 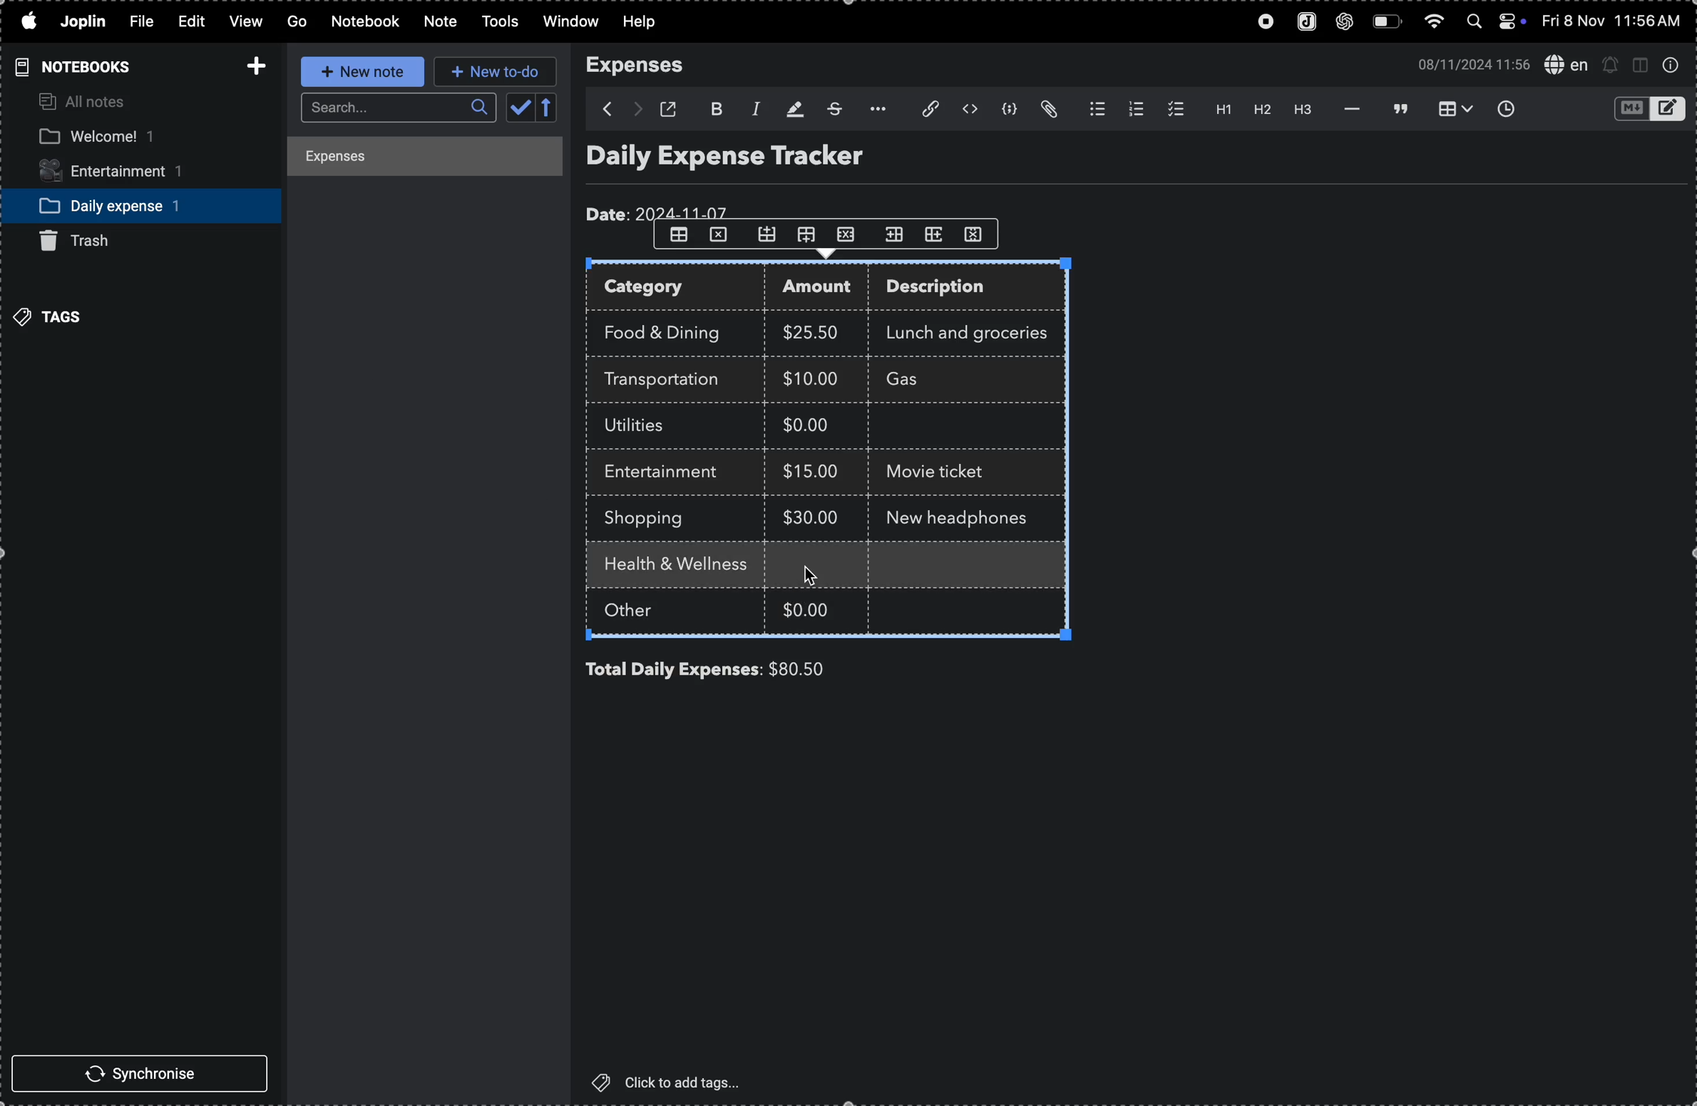 I want to click on add row down, so click(x=811, y=234).